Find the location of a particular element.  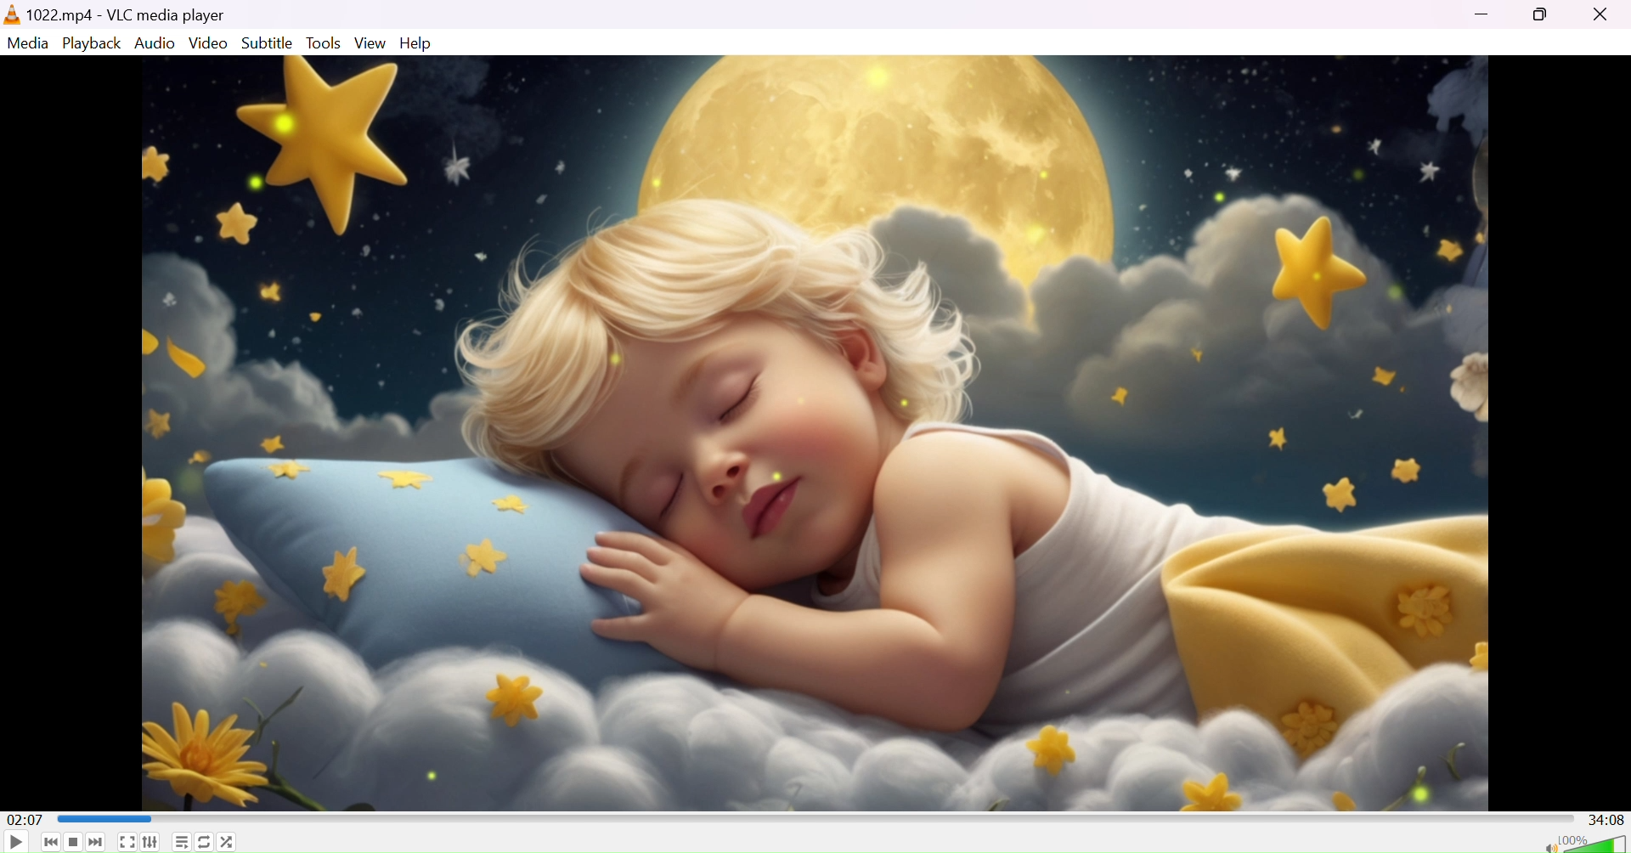

Audio is located at coordinates (156, 43).